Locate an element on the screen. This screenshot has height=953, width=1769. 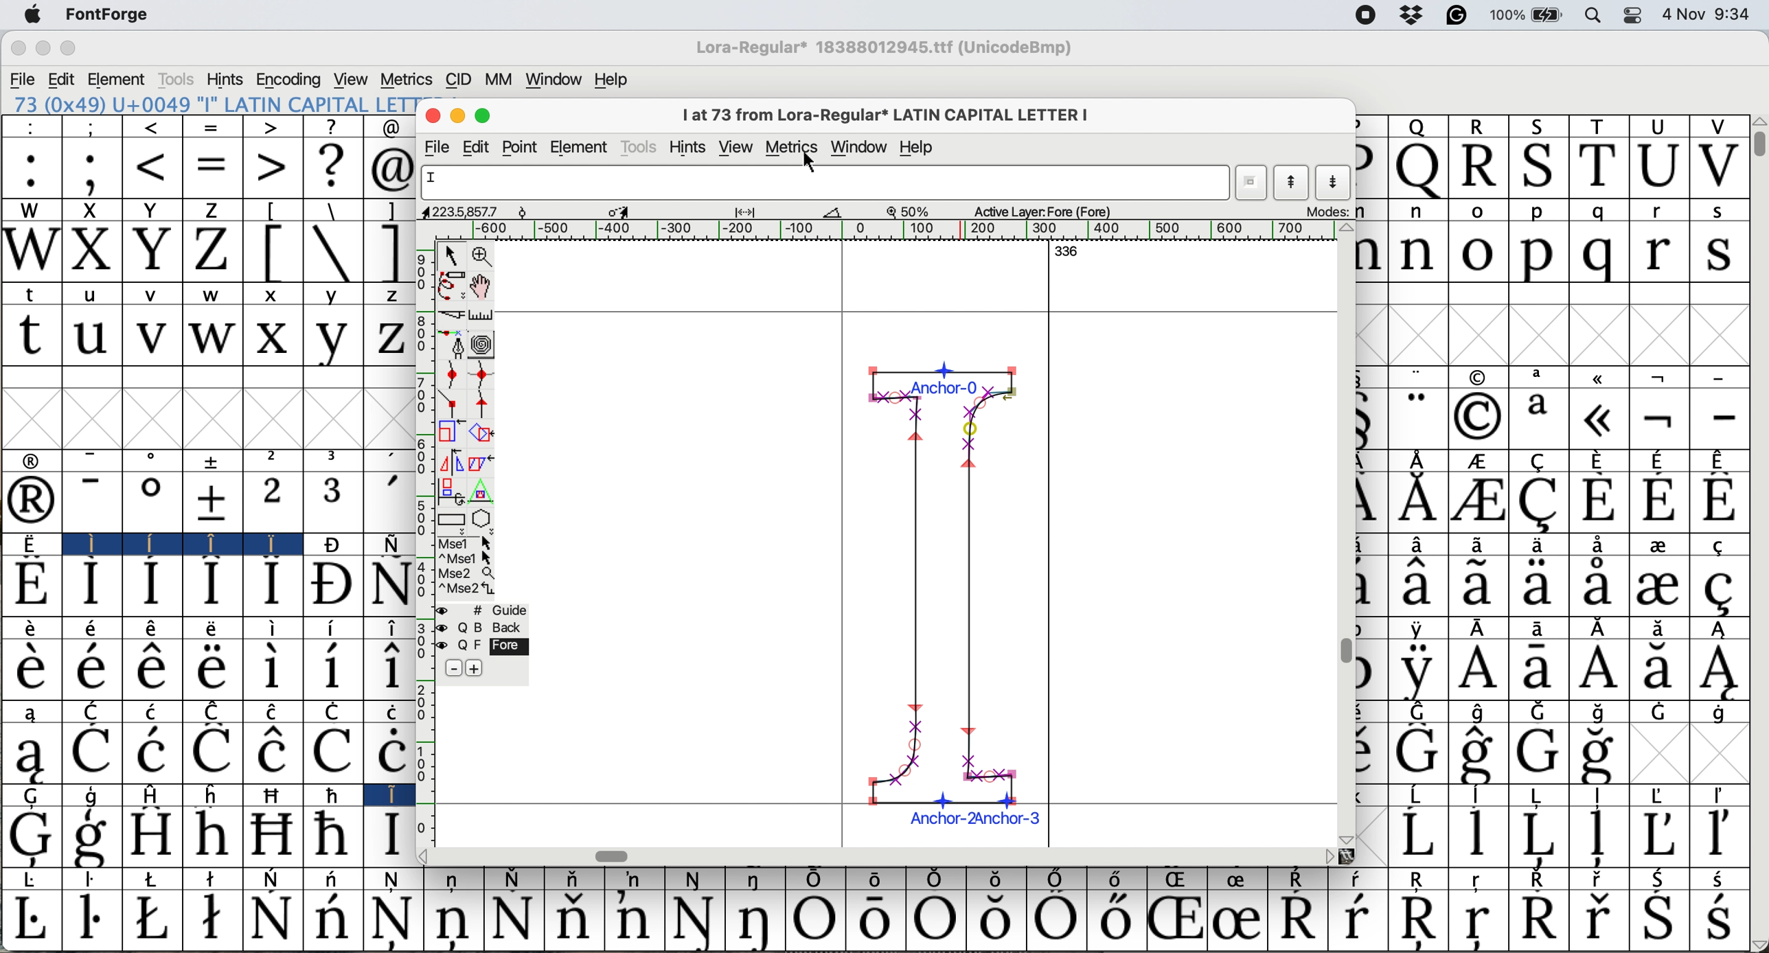
Symbol is located at coordinates (392, 542).